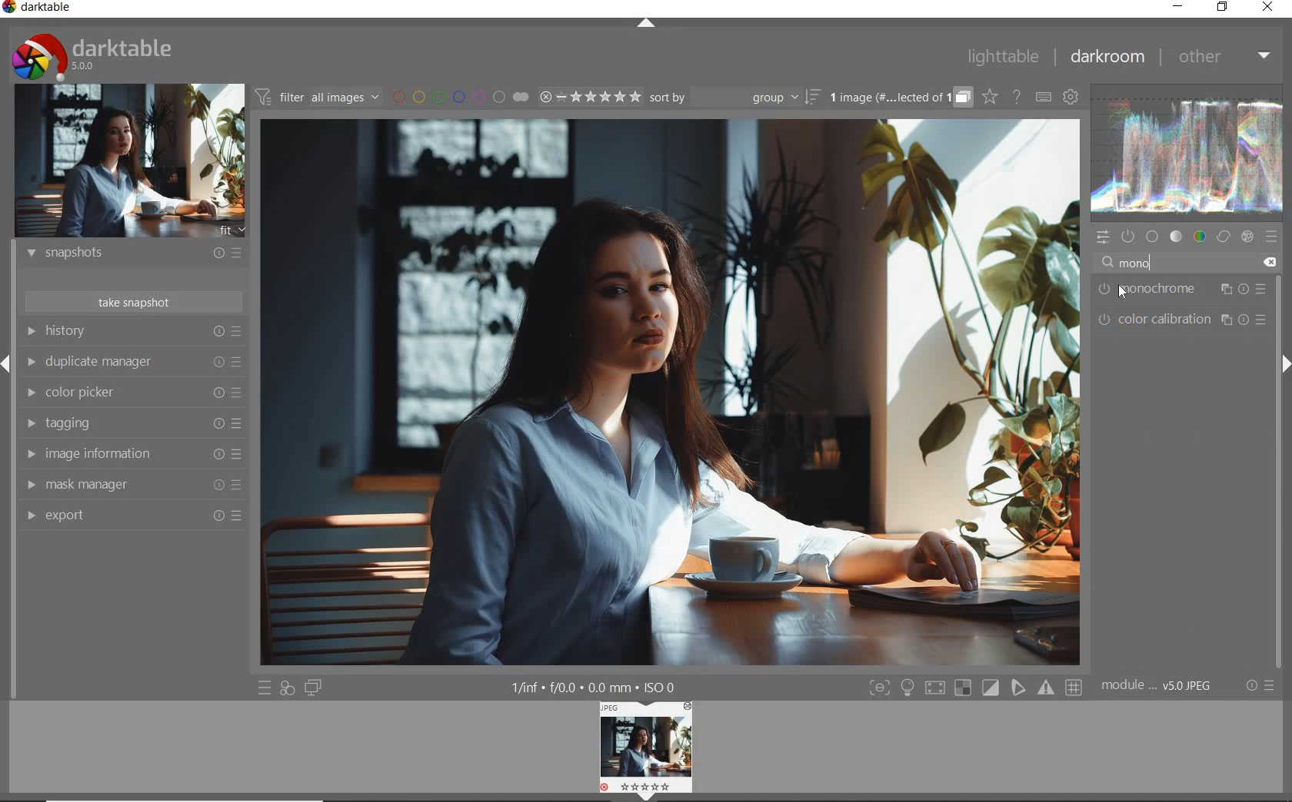  What do you see at coordinates (1017, 98) in the screenshot?
I see `enable online help` at bounding box center [1017, 98].